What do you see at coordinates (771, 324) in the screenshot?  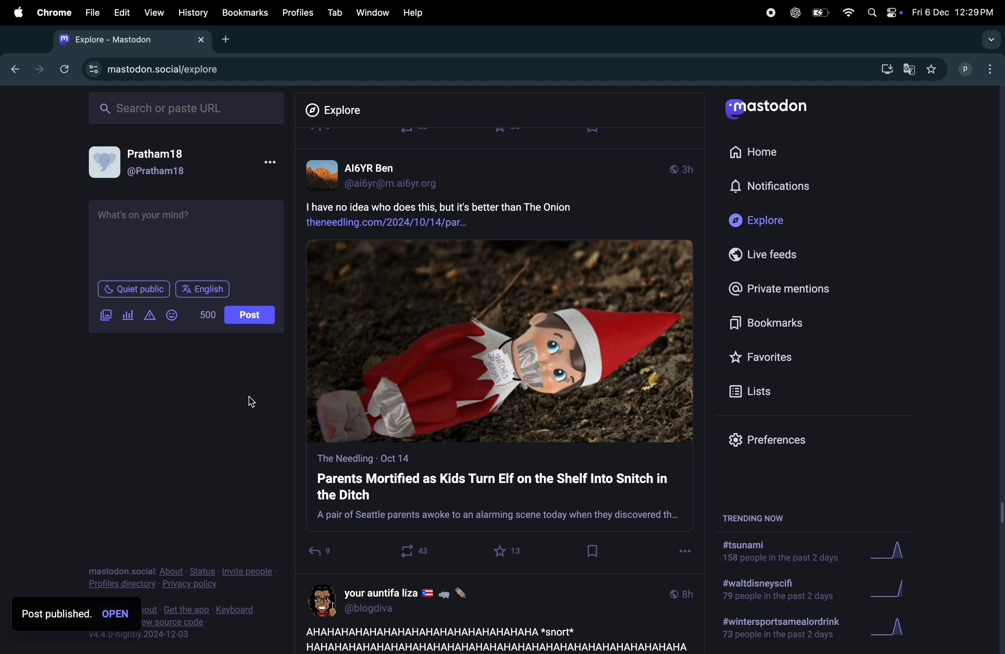 I see `Bookmarks` at bounding box center [771, 324].